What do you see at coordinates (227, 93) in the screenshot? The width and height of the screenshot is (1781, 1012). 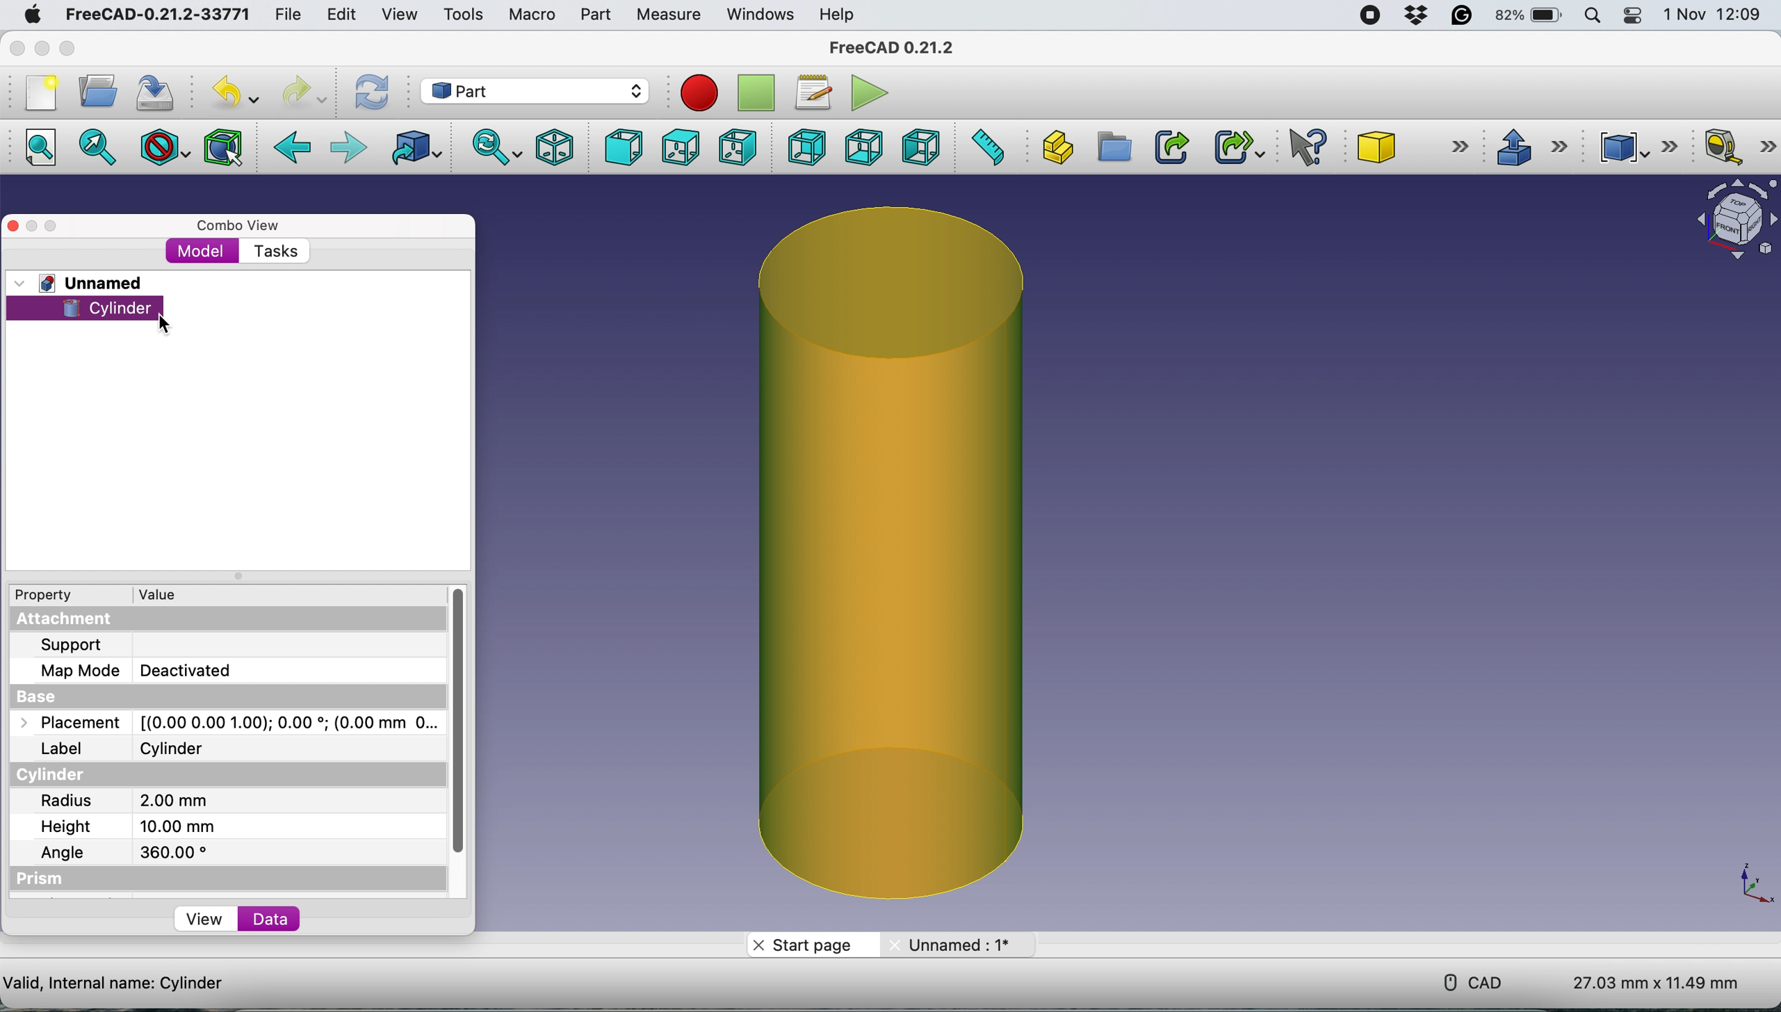 I see `undo` at bounding box center [227, 93].